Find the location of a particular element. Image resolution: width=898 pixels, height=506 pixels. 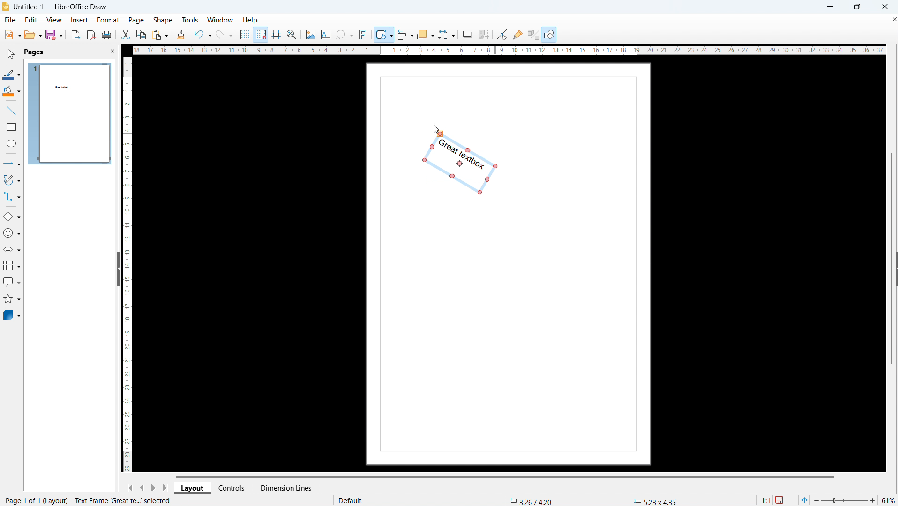

hide pane is located at coordinates (118, 268).